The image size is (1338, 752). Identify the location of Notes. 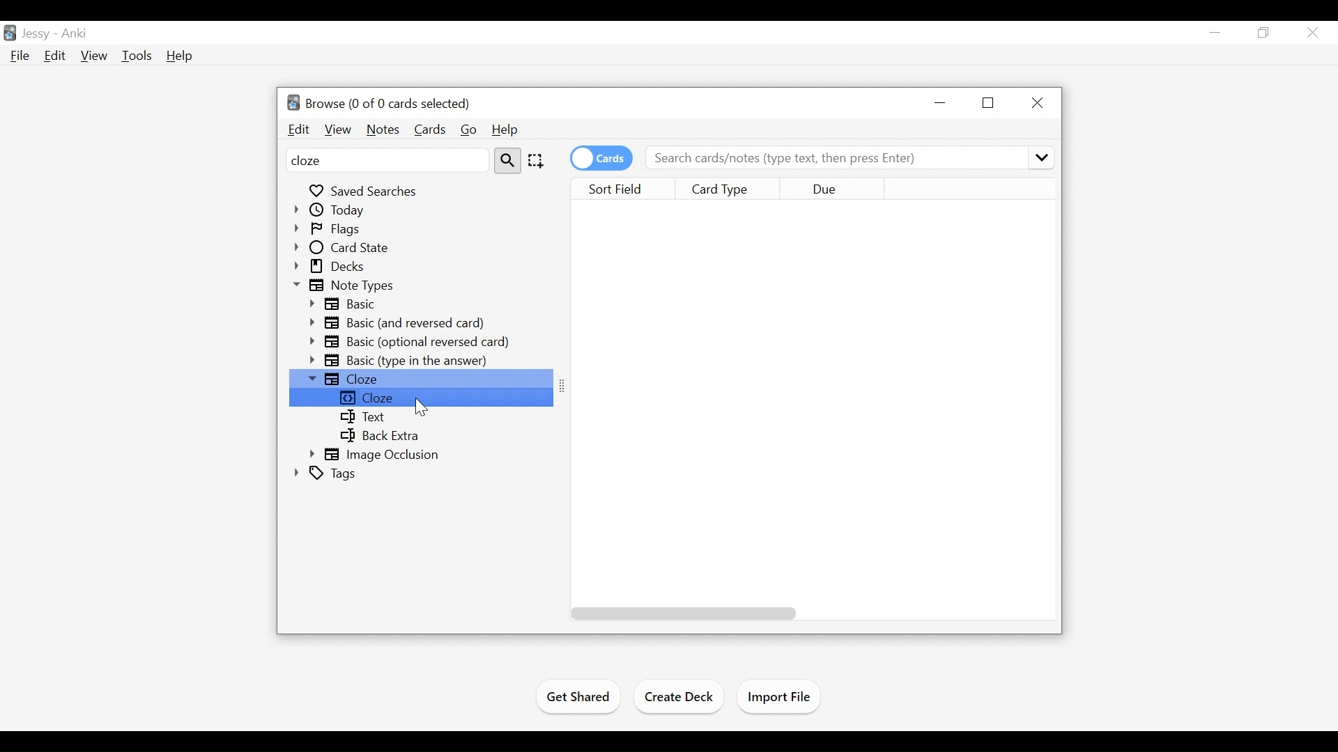
(382, 129).